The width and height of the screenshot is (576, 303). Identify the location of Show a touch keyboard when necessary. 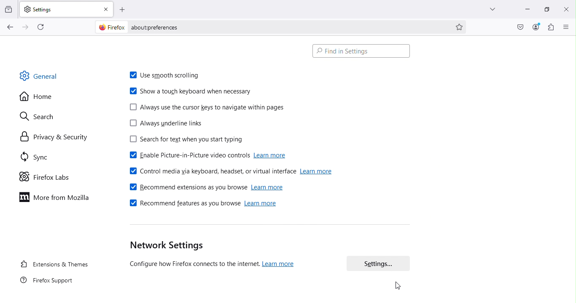
(189, 92).